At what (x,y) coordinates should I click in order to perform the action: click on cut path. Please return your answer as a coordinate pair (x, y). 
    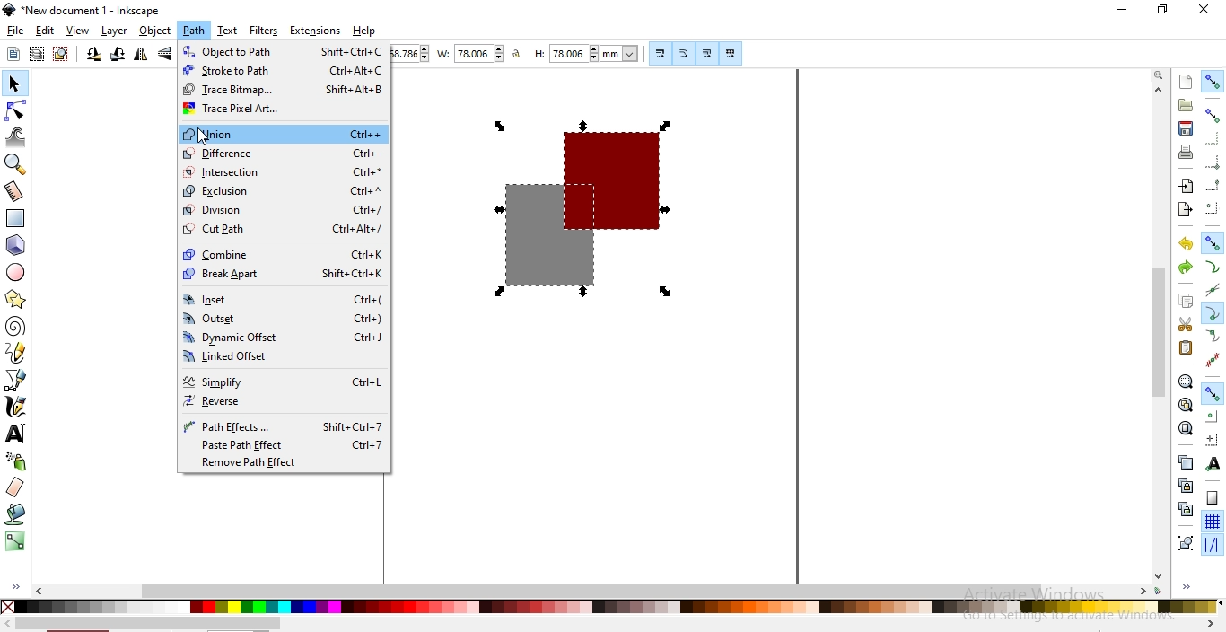
    Looking at the image, I should click on (280, 228).